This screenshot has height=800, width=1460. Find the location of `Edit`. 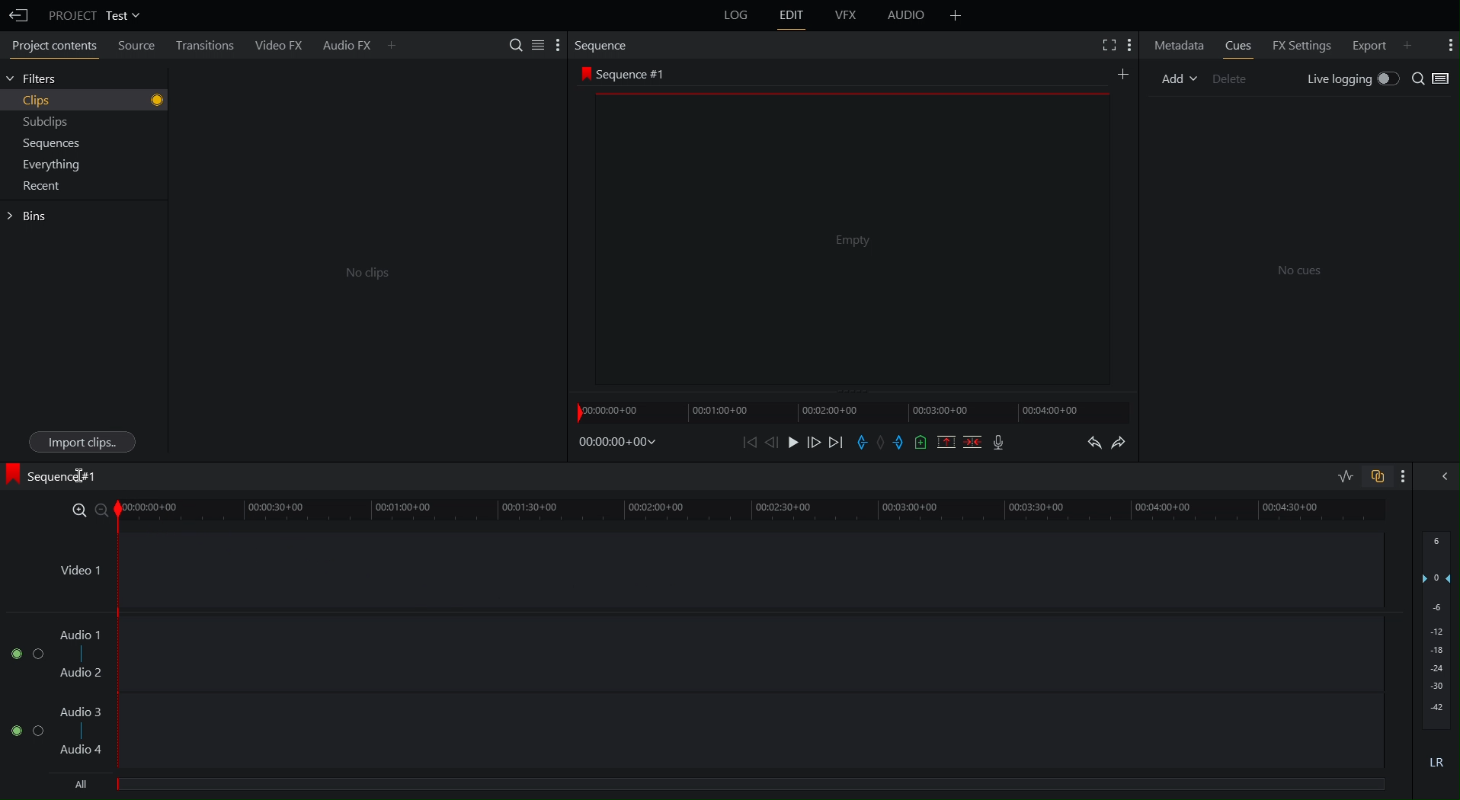

Edit is located at coordinates (795, 18).